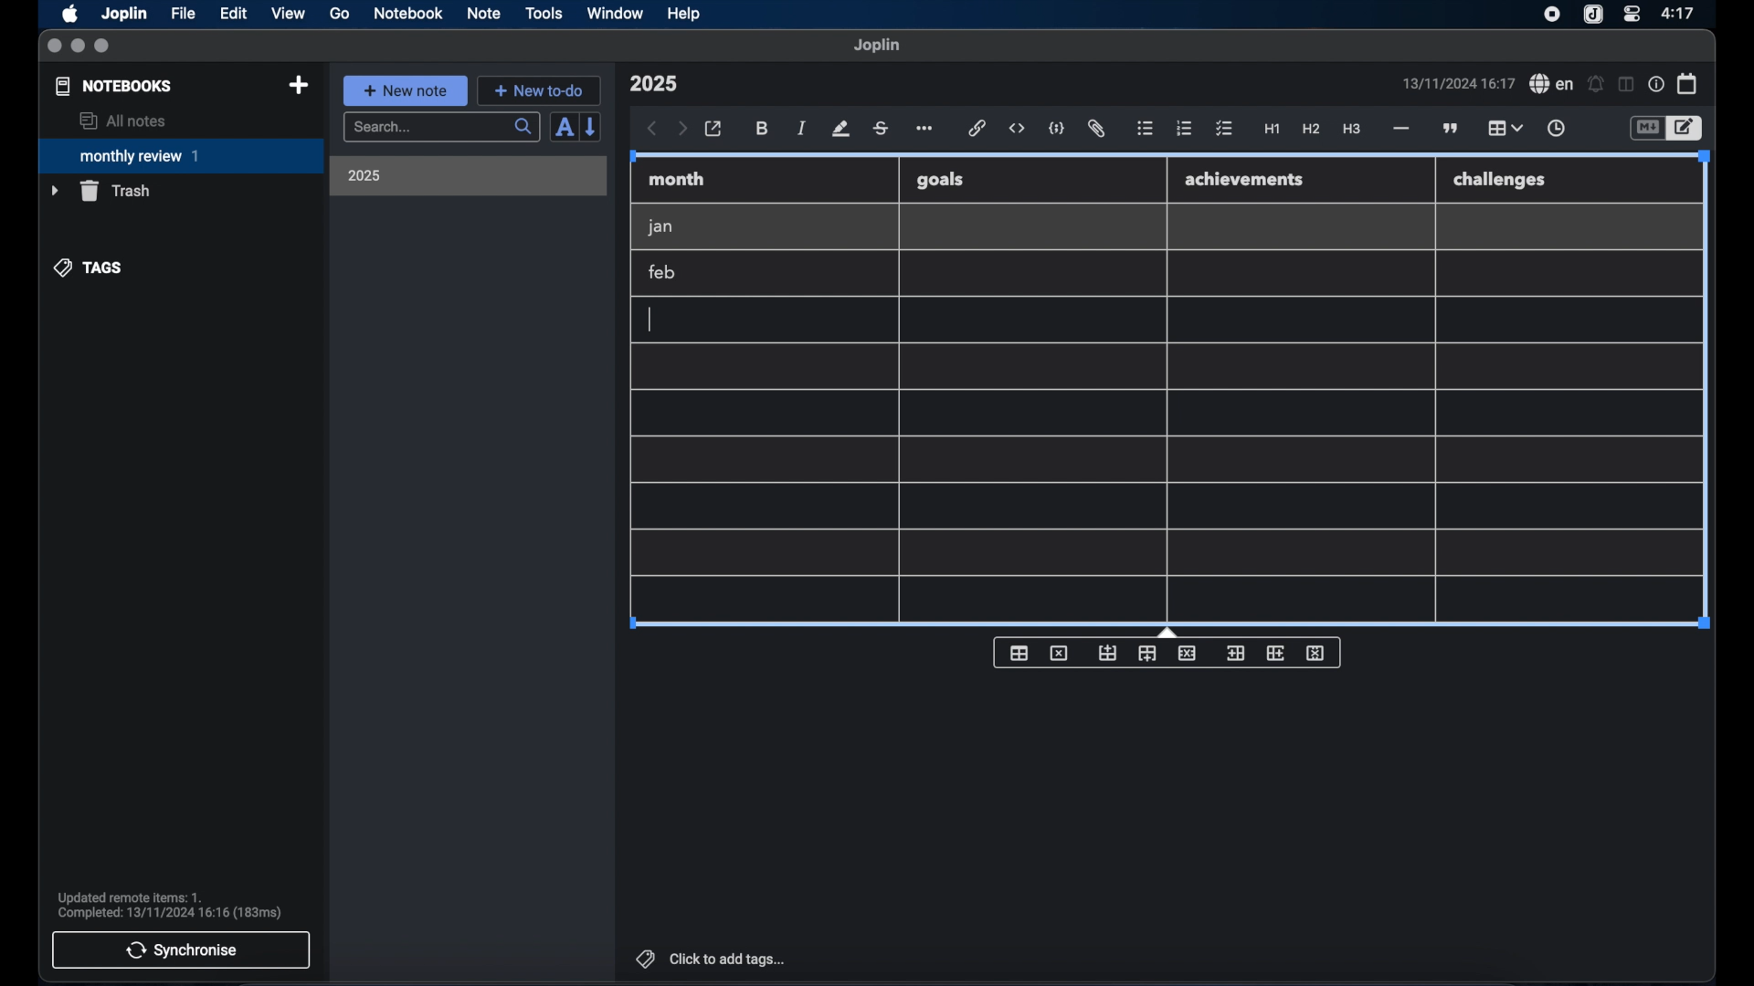 Image resolution: width=1754 pixels, height=986 pixels. I want to click on delete column, so click(1316, 654).